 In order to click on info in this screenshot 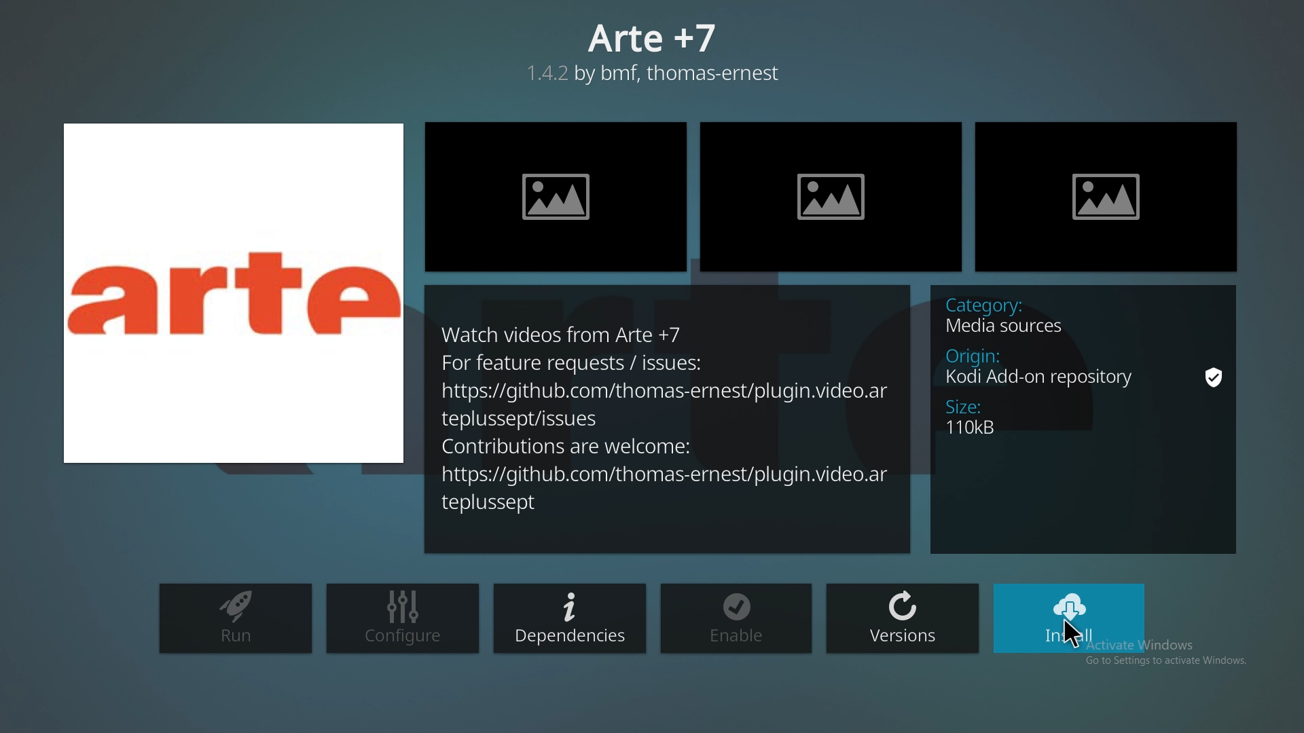, I will do `click(1083, 419)`.